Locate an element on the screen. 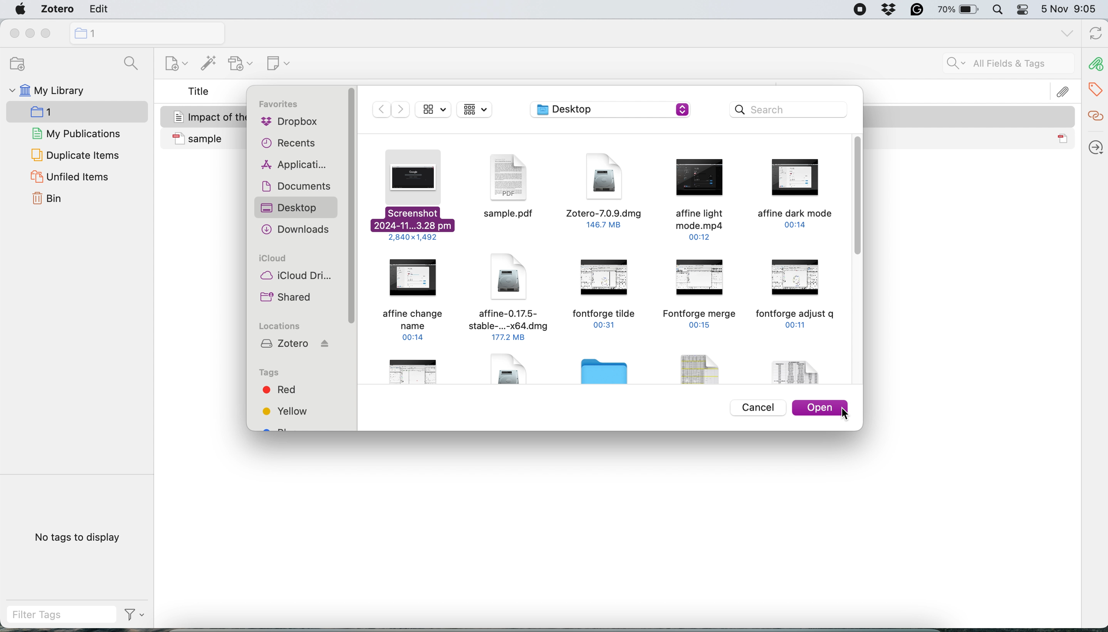 This screenshot has width=1108, height=632. add item by identifier is located at coordinates (206, 64).